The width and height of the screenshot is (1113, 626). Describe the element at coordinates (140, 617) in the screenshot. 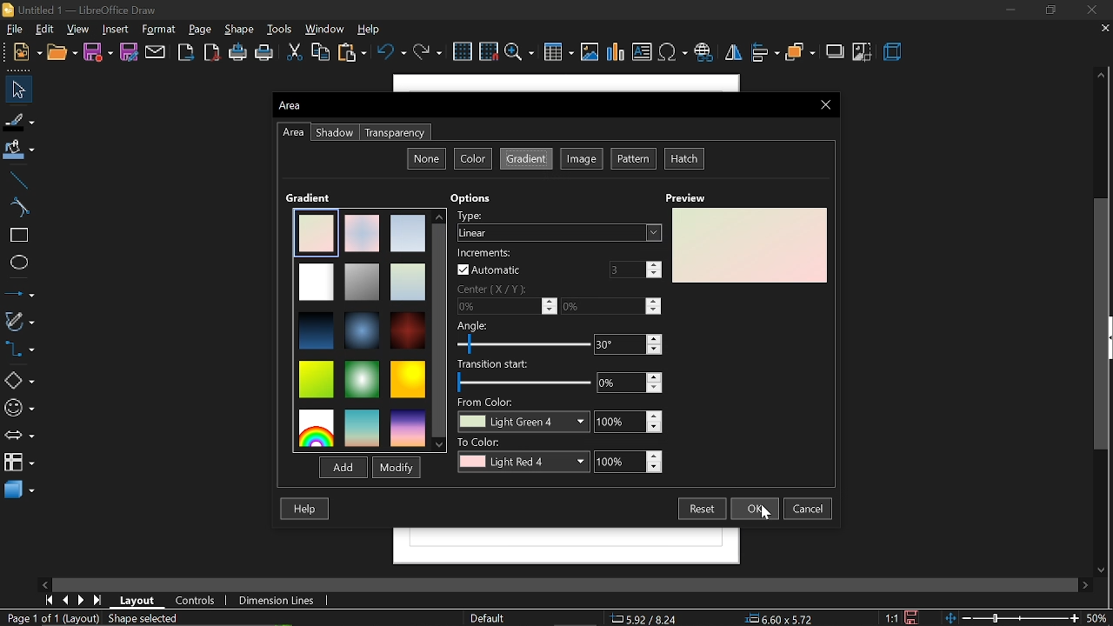

I see `shape selected` at that location.